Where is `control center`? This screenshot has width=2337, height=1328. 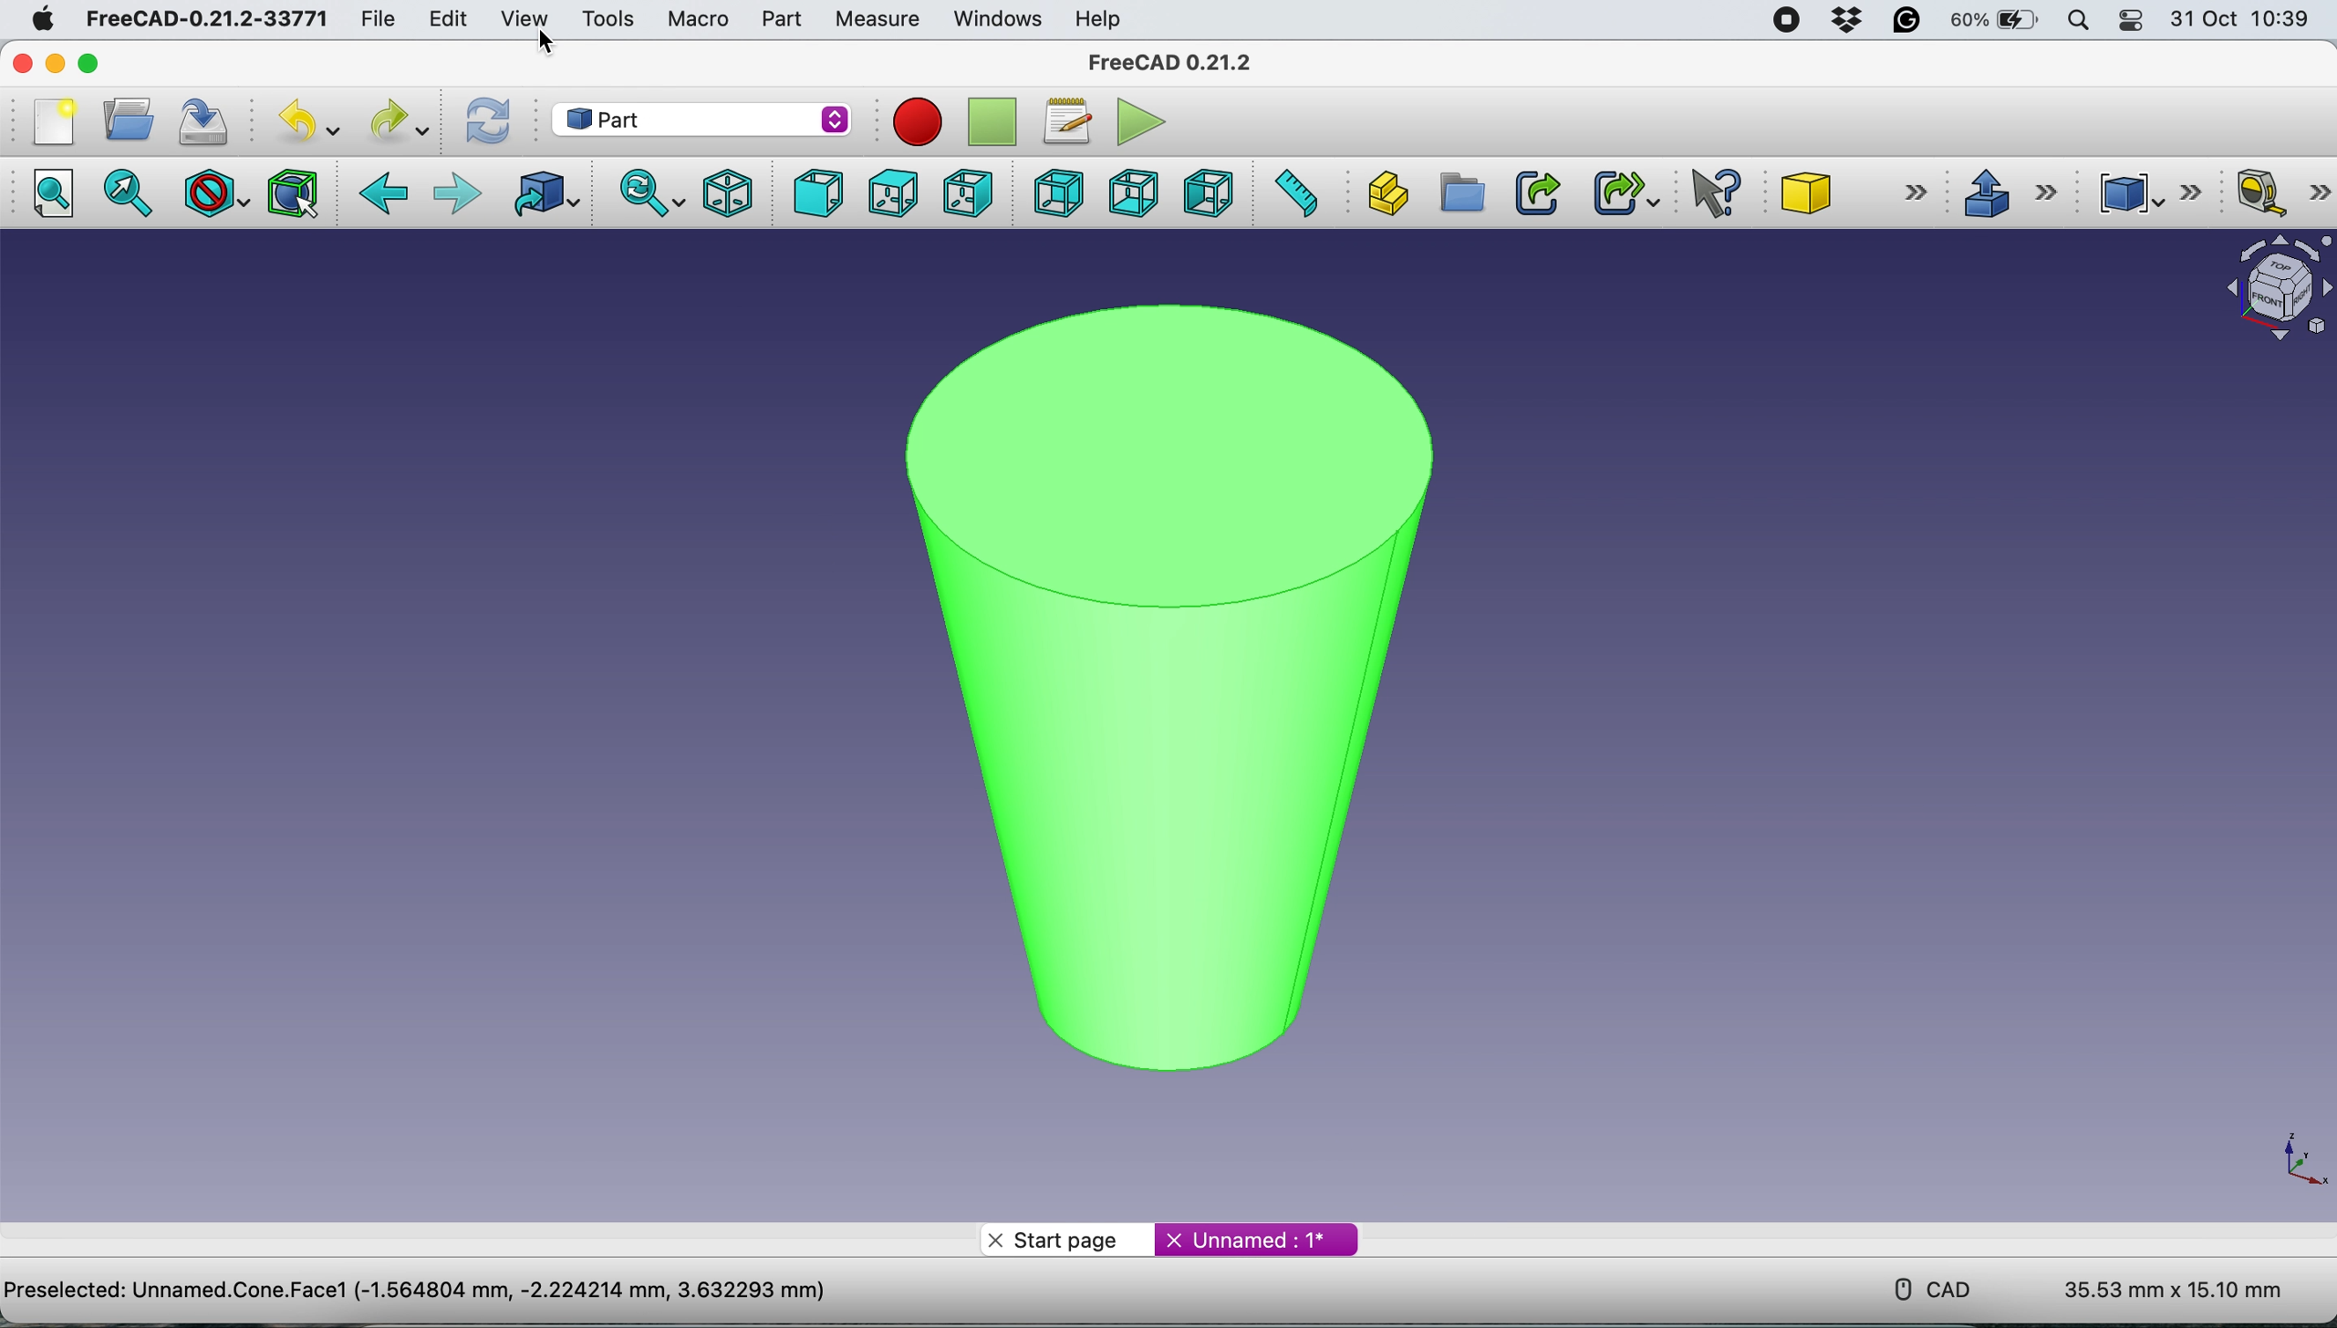
control center is located at coordinates (2133, 23).